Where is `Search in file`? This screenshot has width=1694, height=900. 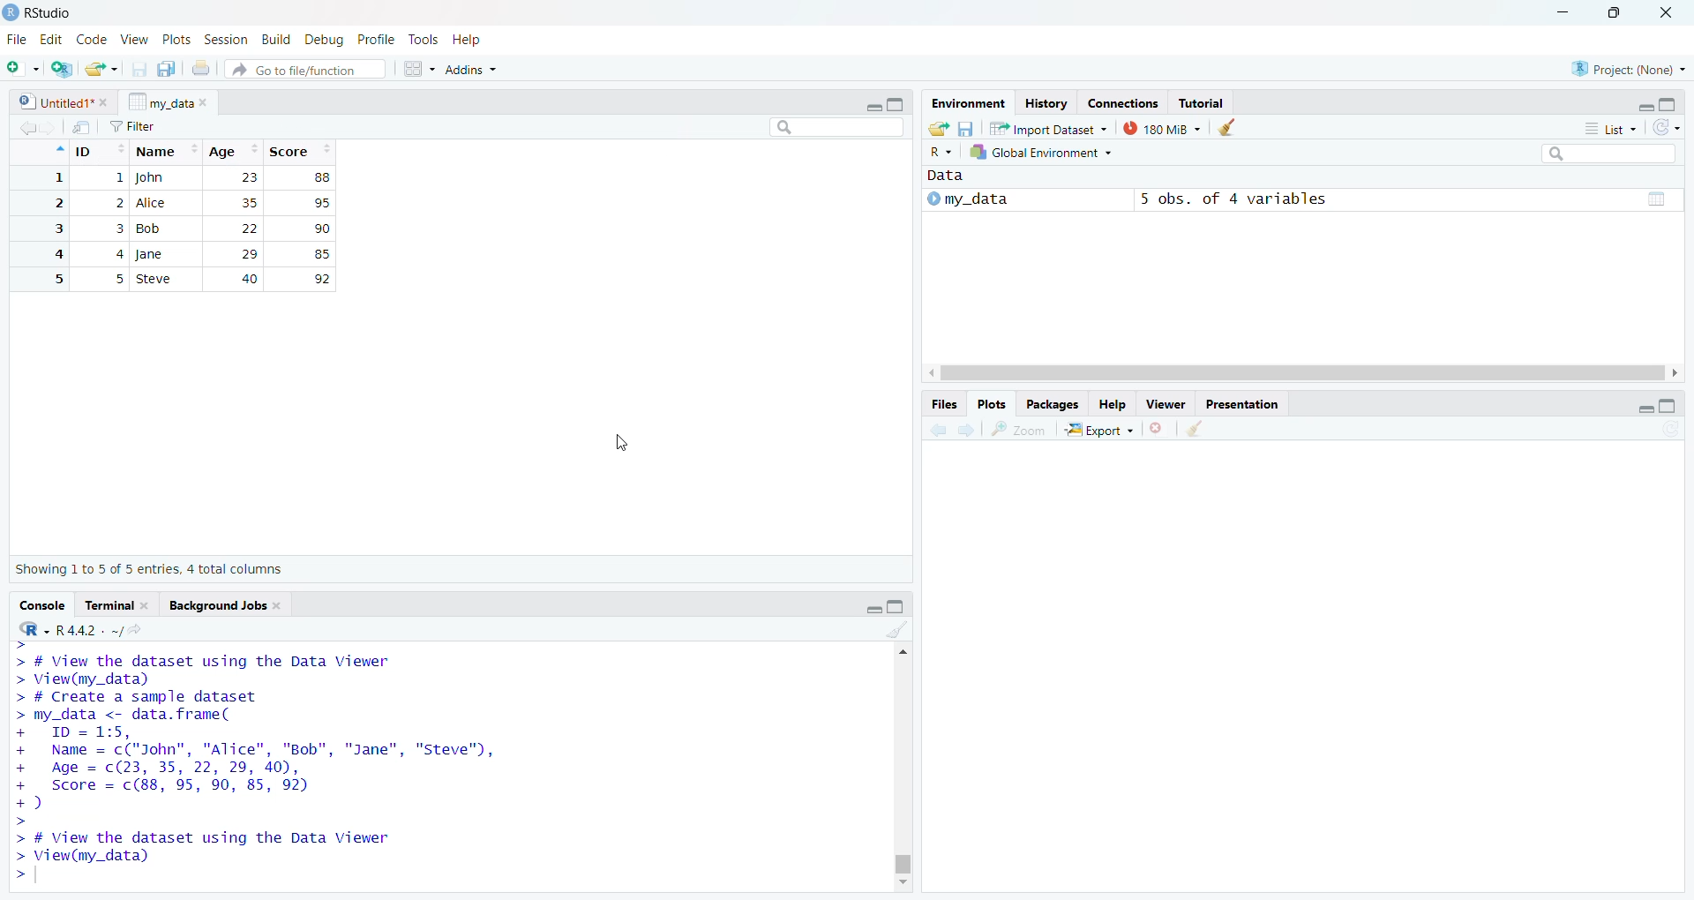
Search in file is located at coordinates (83, 127).